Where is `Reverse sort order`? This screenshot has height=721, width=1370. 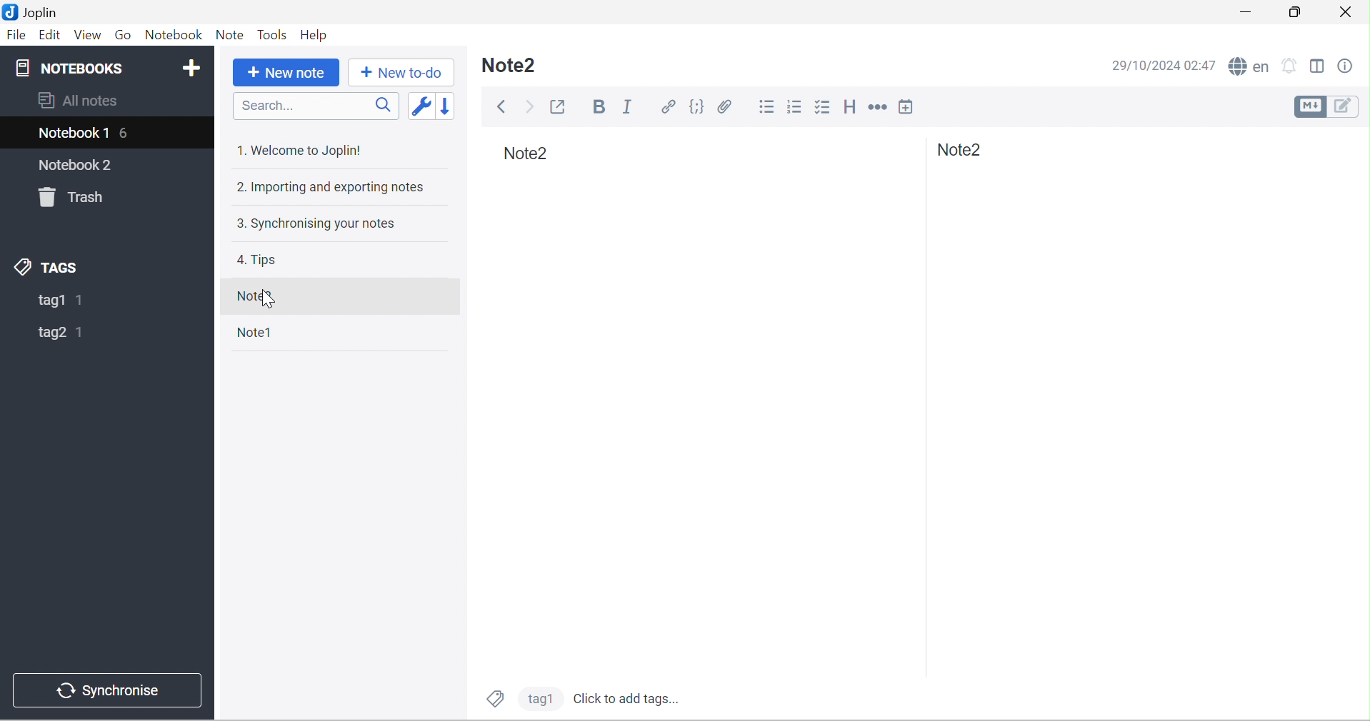
Reverse sort order is located at coordinates (446, 106).